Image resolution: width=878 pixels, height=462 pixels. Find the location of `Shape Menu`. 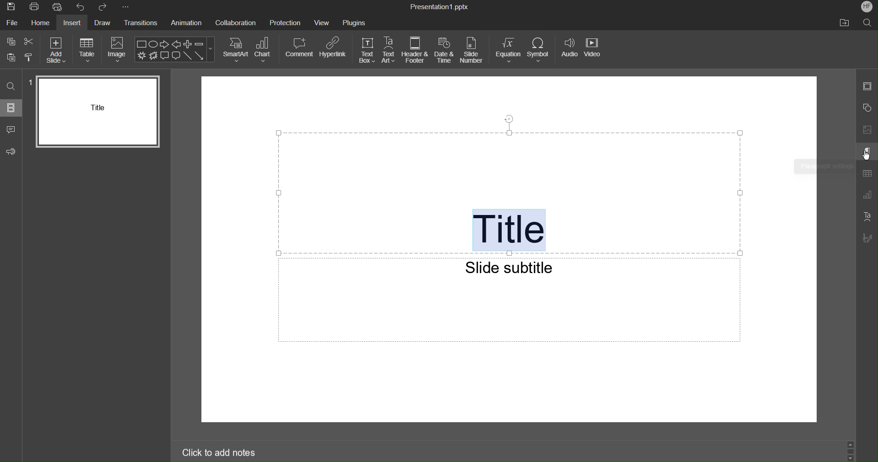

Shape Menu is located at coordinates (175, 49).